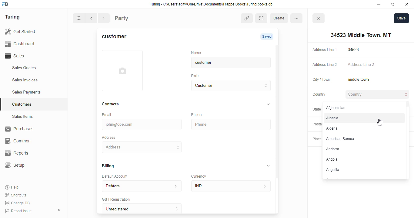 The image size is (414, 218). What do you see at coordinates (35, 80) in the screenshot?
I see `Sales Invoices` at bounding box center [35, 80].